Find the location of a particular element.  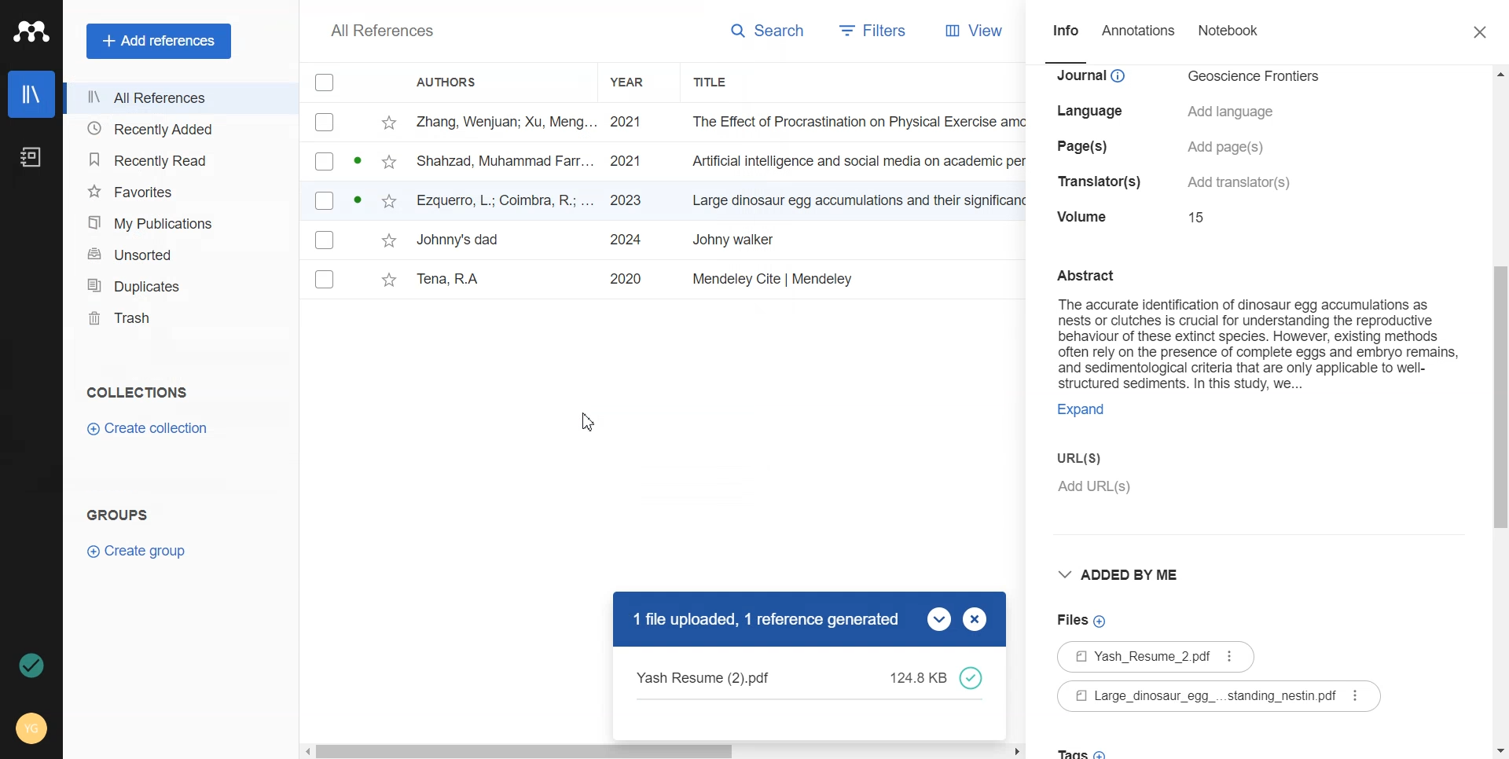

Account is located at coordinates (29, 725).